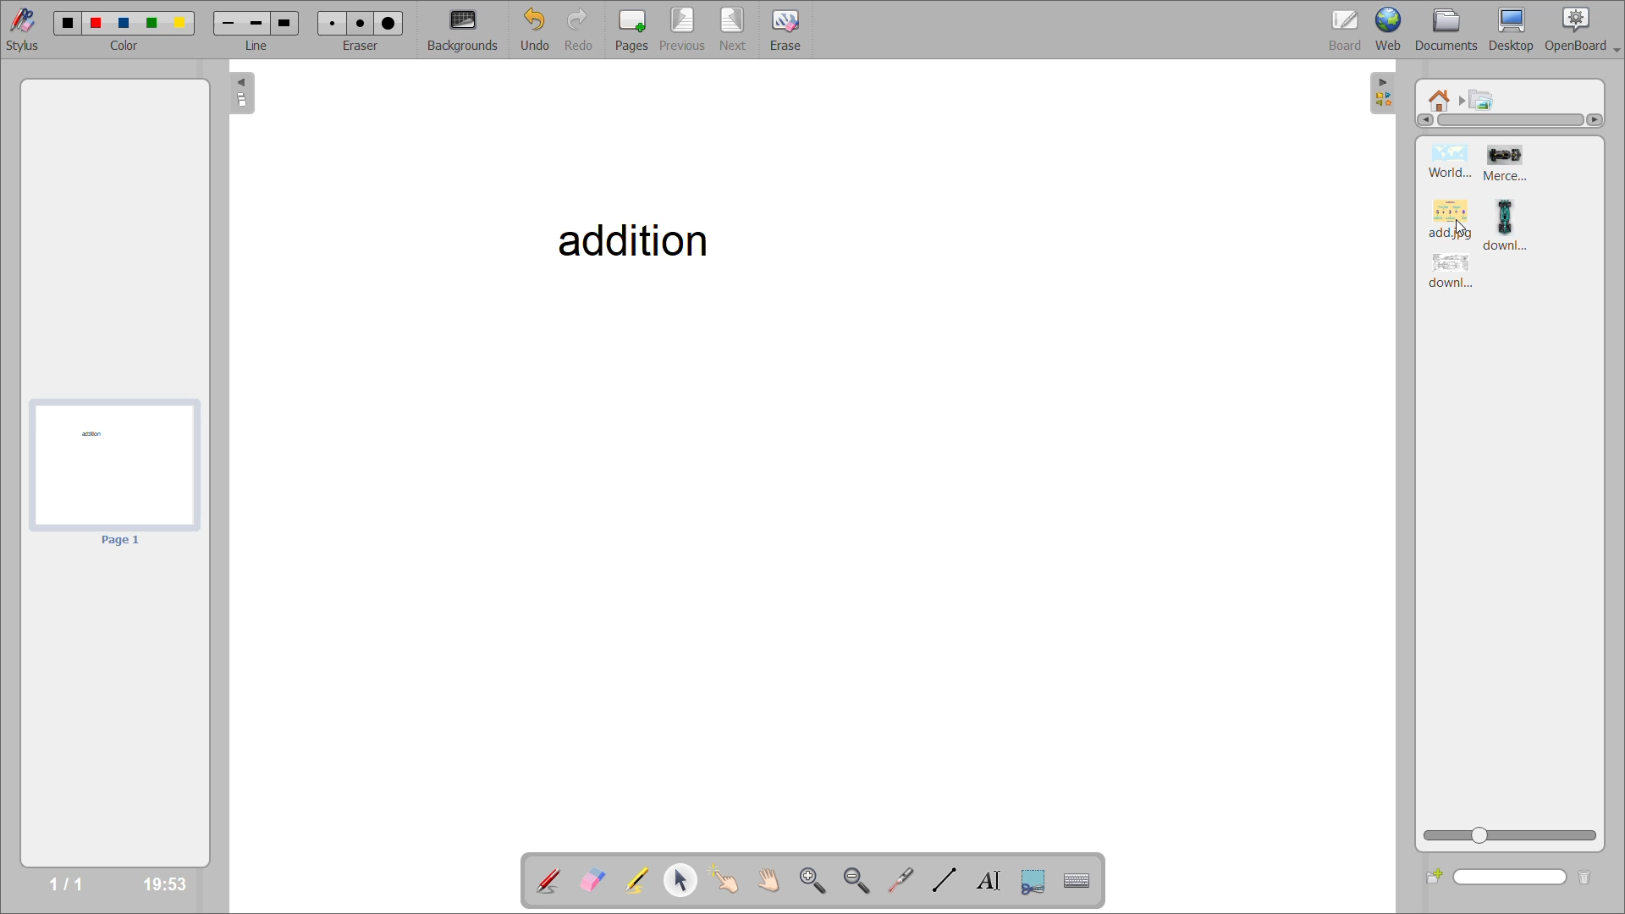 This screenshot has width=1625, height=914. What do you see at coordinates (1384, 95) in the screenshot?
I see `hide sidebar` at bounding box center [1384, 95].